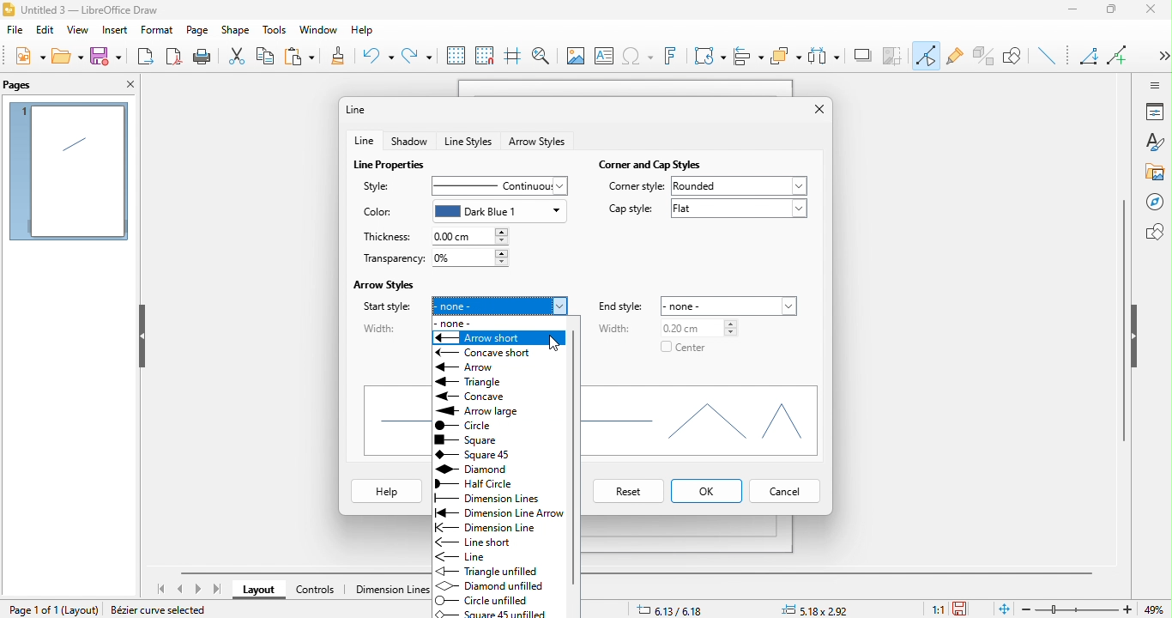  I want to click on center, so click(685, 350).